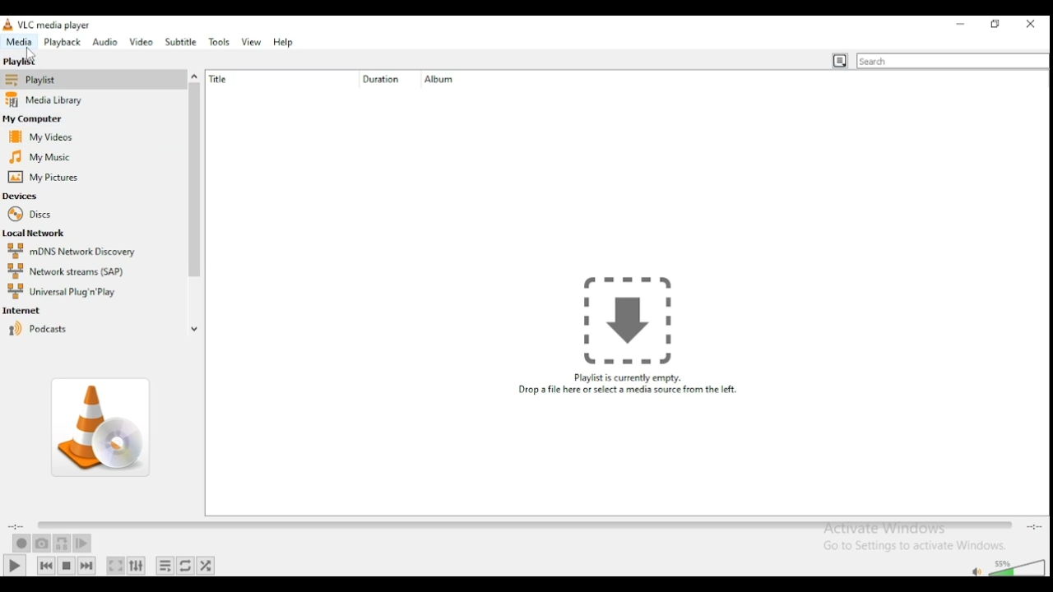 The width and height of the screenshot is (1053, 592). I want to click on loop between point A and point B continuously. Click to add point A, so click(128, 1117).